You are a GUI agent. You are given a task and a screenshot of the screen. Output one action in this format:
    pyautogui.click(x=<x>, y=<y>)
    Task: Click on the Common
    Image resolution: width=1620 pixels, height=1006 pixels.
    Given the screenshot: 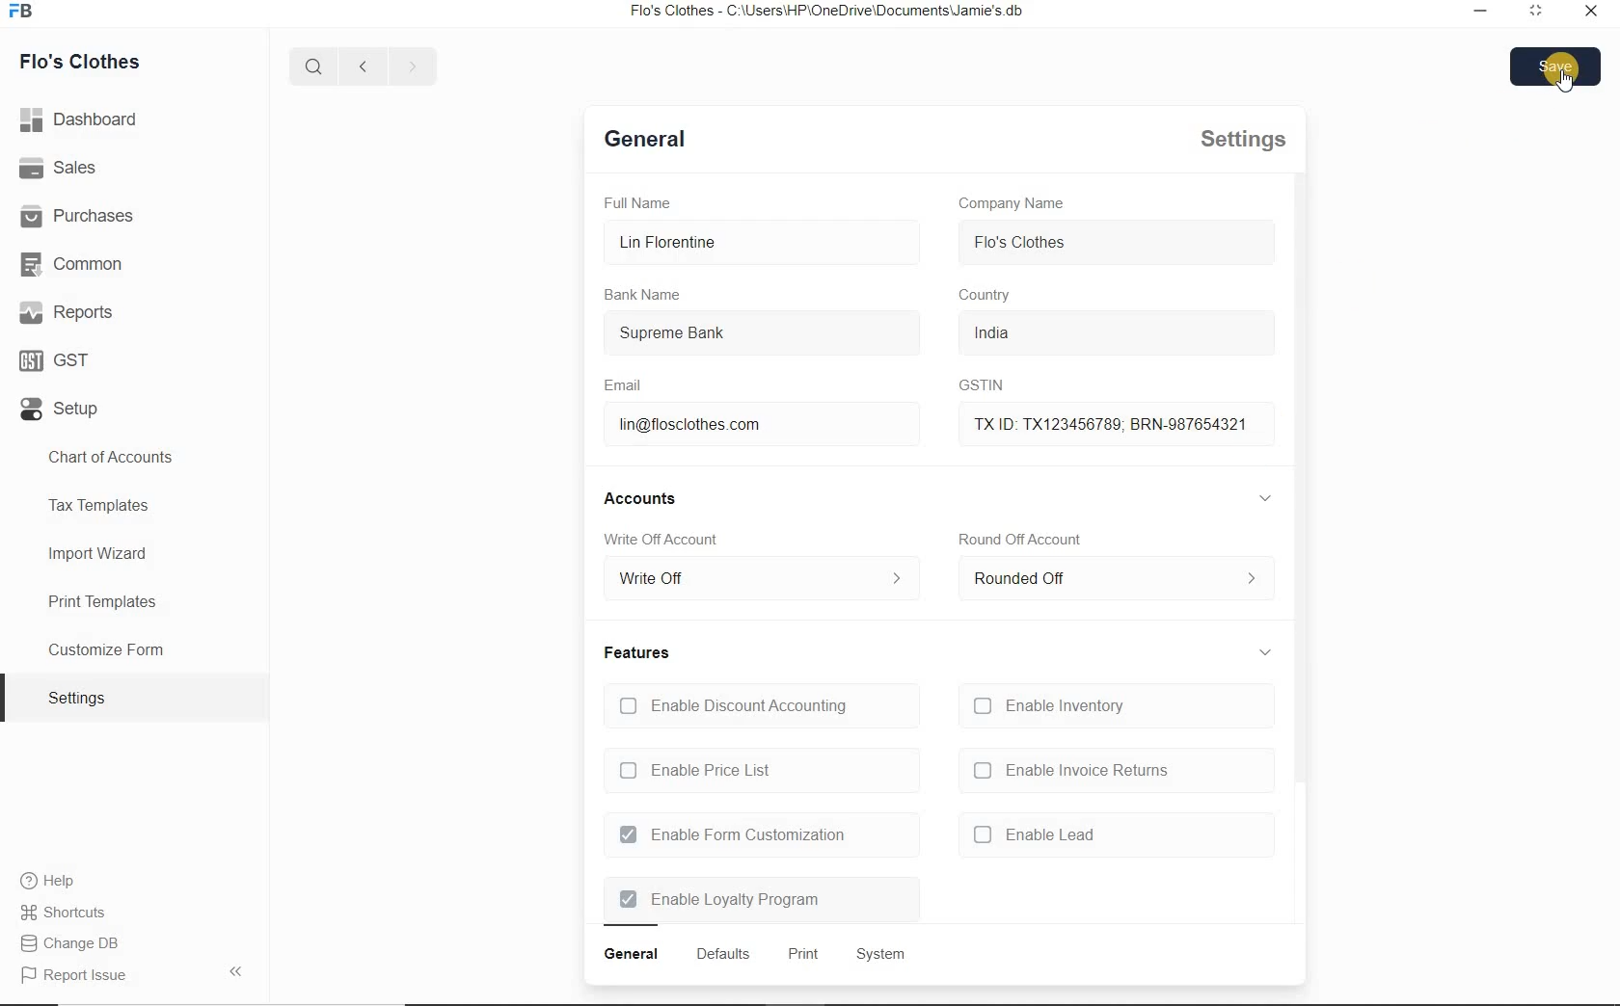 What is the action you would take?
    pyautogui.click(x=76, y=265)
    